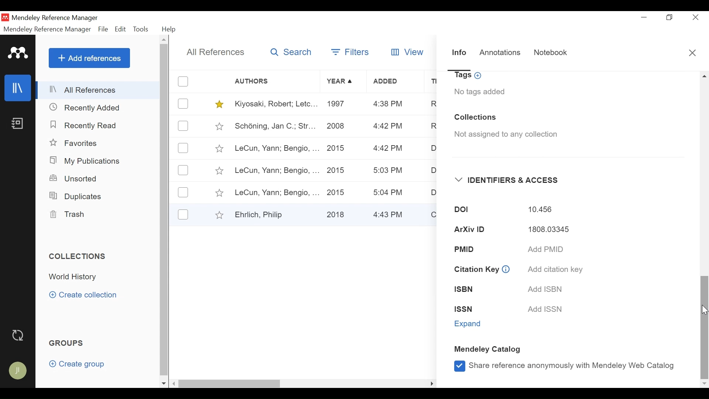  What do you see at coordinates (18, 335) in the screenshot?
I see `Sync` at bounding box center [18, 335].